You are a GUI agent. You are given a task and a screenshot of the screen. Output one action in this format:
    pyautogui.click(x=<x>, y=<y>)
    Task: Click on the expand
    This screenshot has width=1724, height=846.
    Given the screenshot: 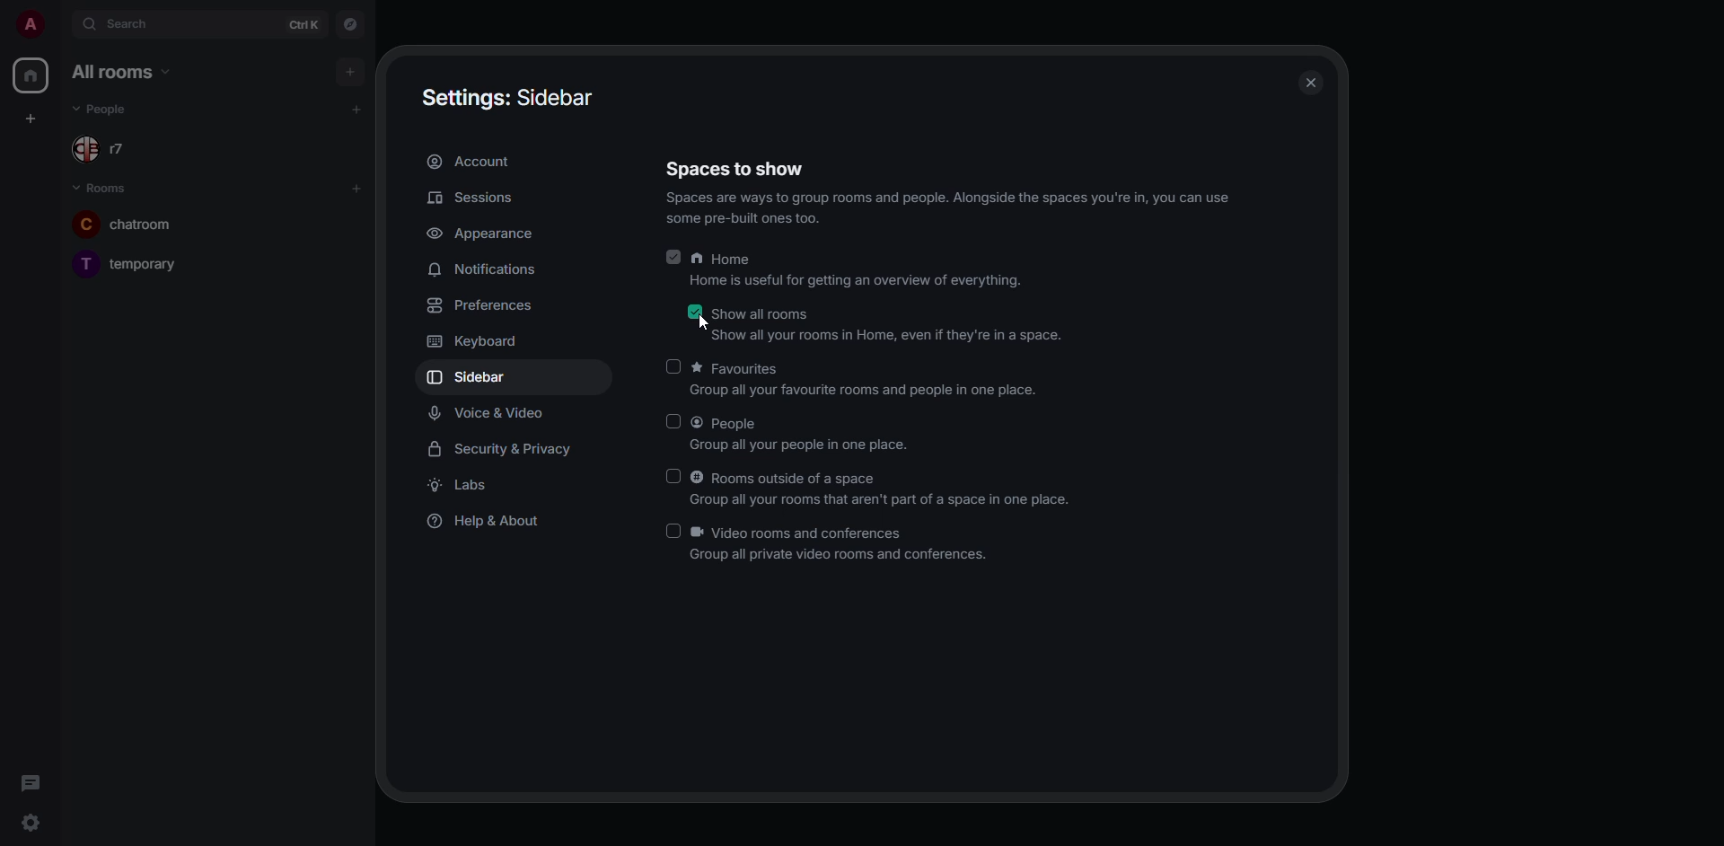 What is the action you would take?
    pyautogui.click(x=59, y=27)
    